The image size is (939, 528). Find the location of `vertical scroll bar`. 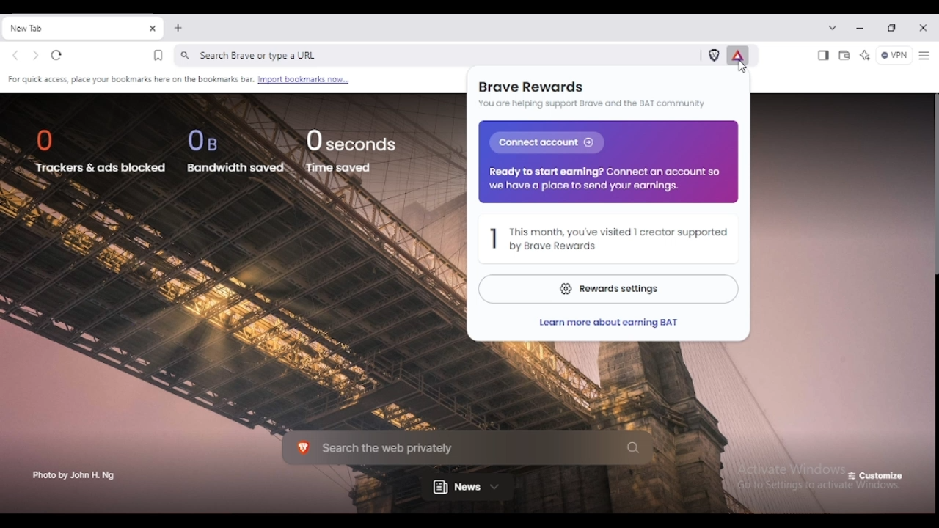

vertical scroll bar is located at coordinates (933, 186).